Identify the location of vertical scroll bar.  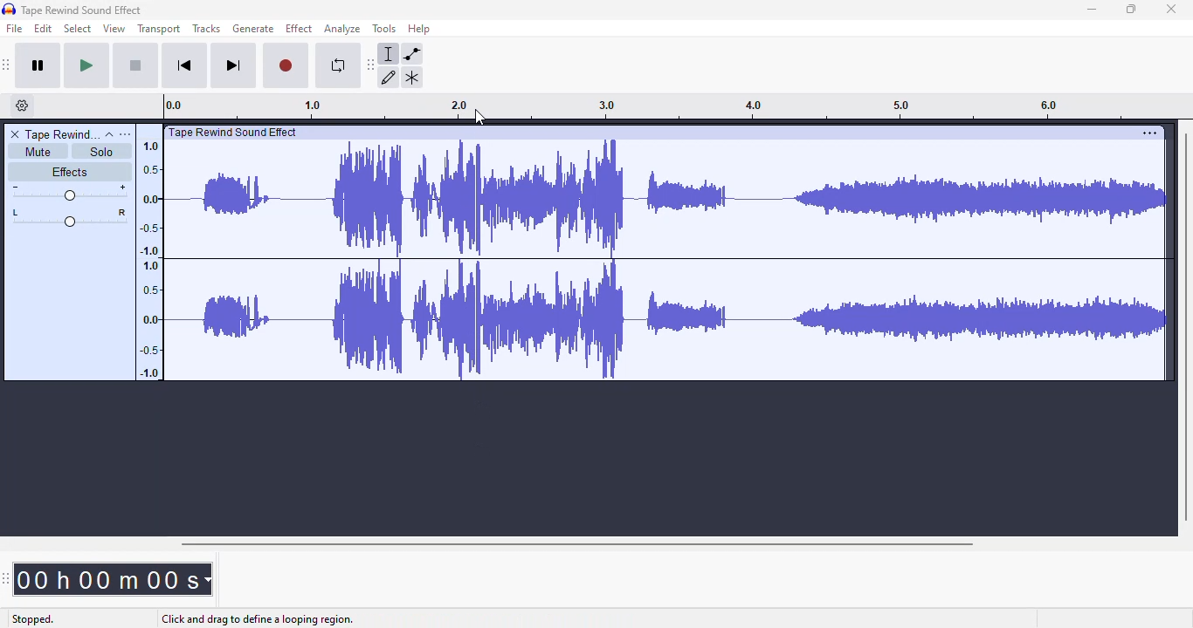
(1187, 323).